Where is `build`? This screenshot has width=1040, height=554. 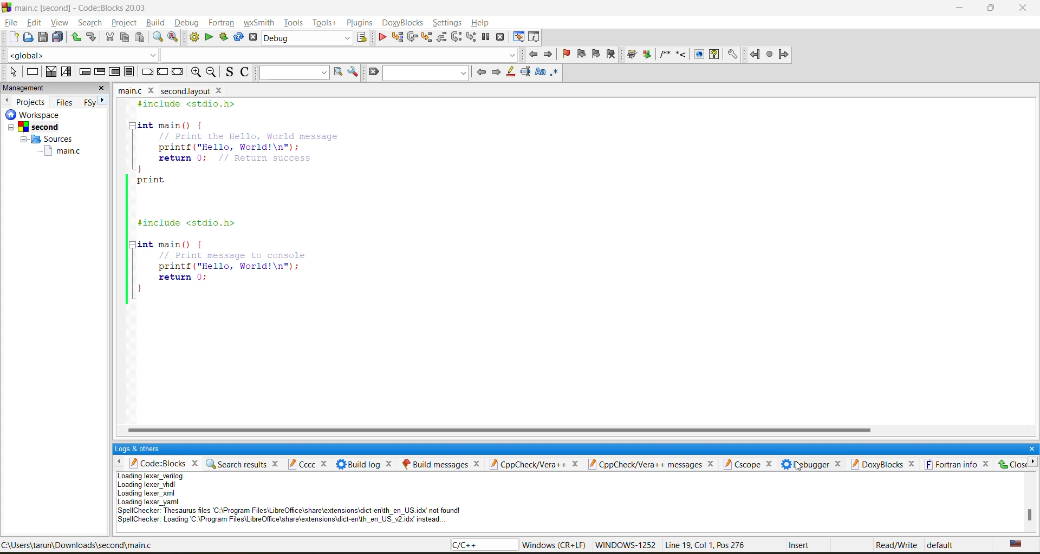
build is located at coordinates (158, 23).